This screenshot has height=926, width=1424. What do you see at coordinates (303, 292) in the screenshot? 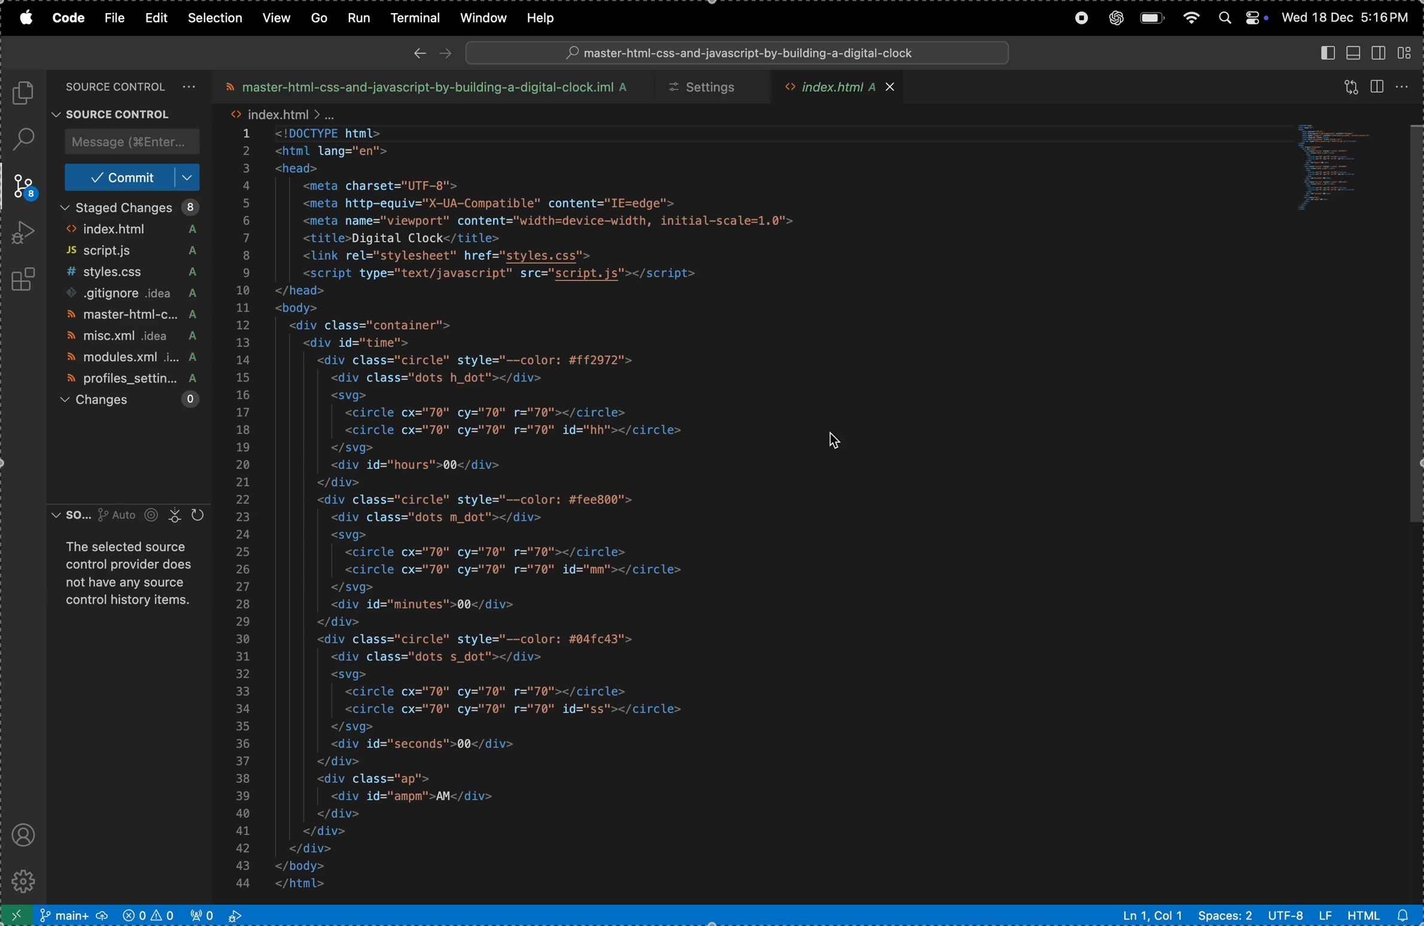
I see `</head>` at bounding box center [303, 292].